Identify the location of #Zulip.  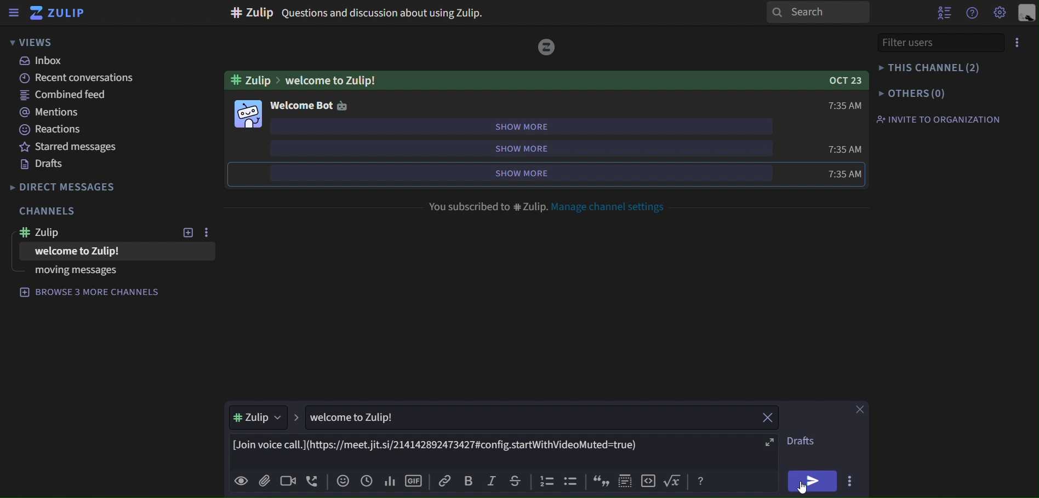
(266, 419).